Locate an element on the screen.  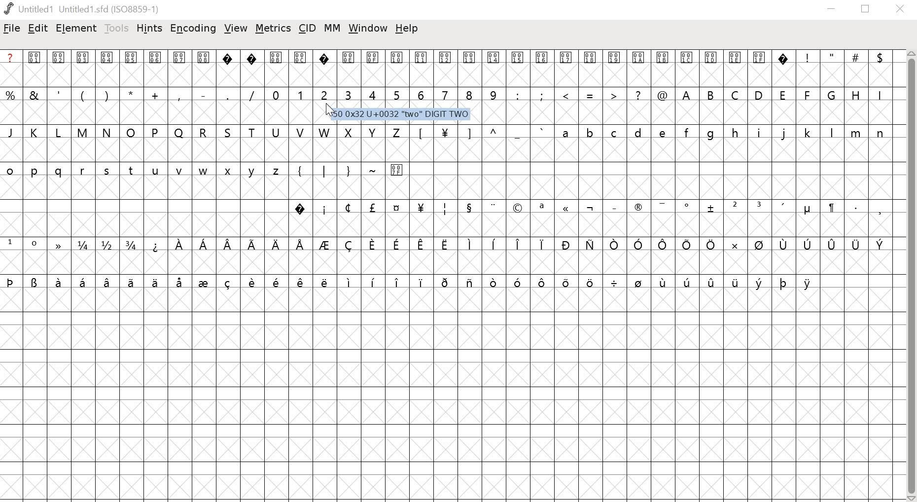
restore down is located at coordinates (868, 10).